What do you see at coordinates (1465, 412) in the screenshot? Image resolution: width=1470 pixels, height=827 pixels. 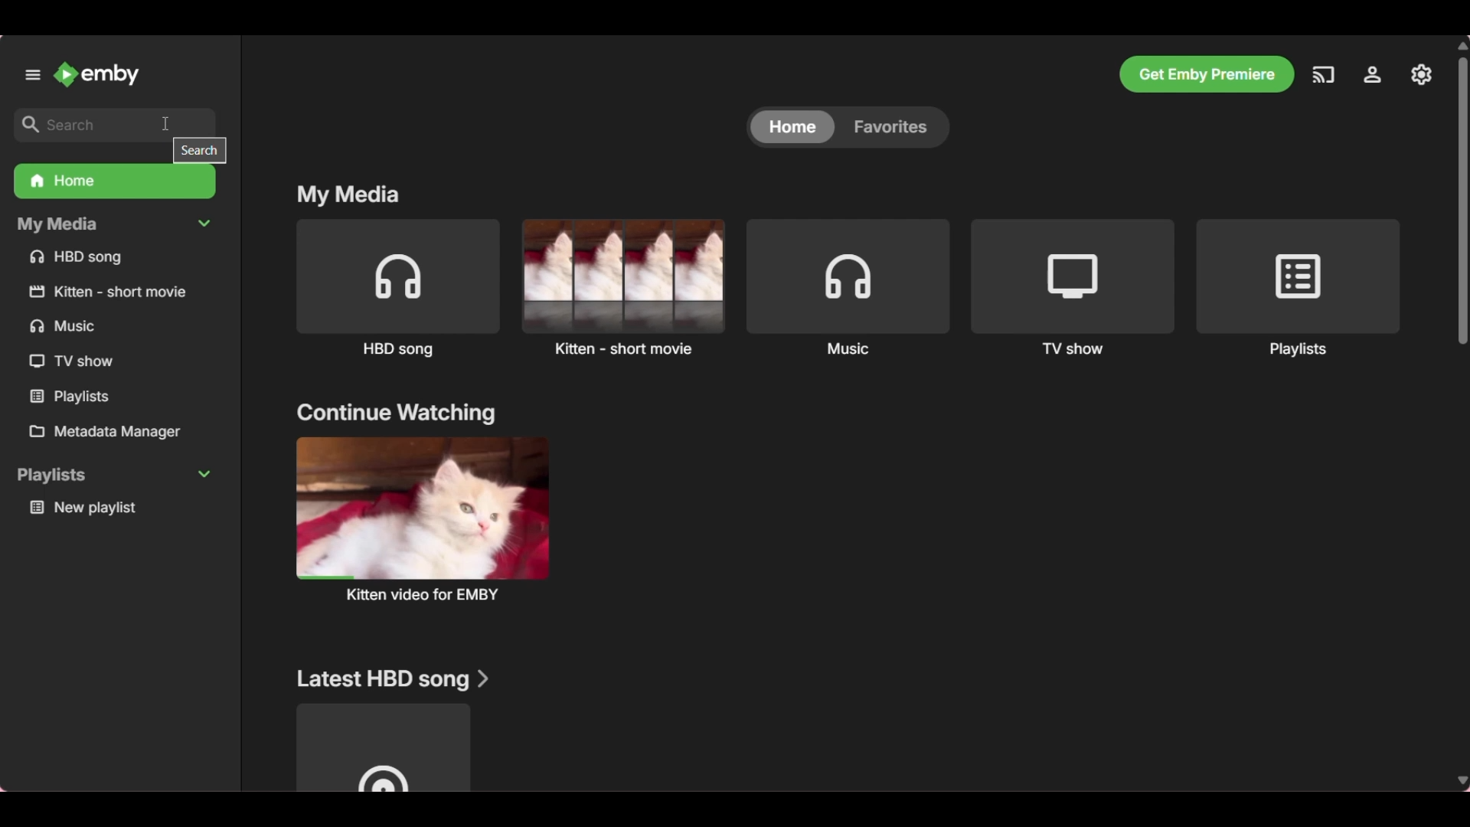 I see `Vertical slide bar` at bounding box center [1465, 412].